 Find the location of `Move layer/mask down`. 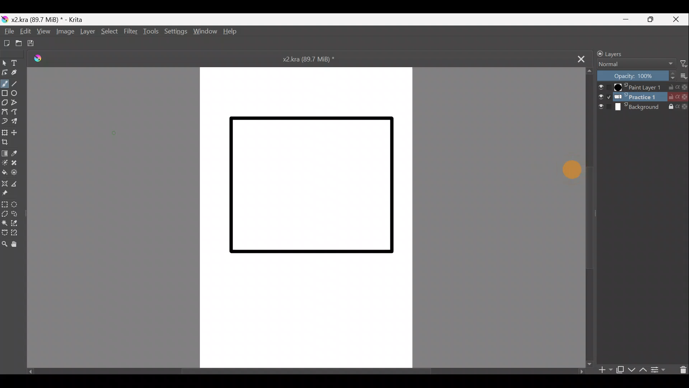

Move layer/mask down is located at coordinates (632, 368).